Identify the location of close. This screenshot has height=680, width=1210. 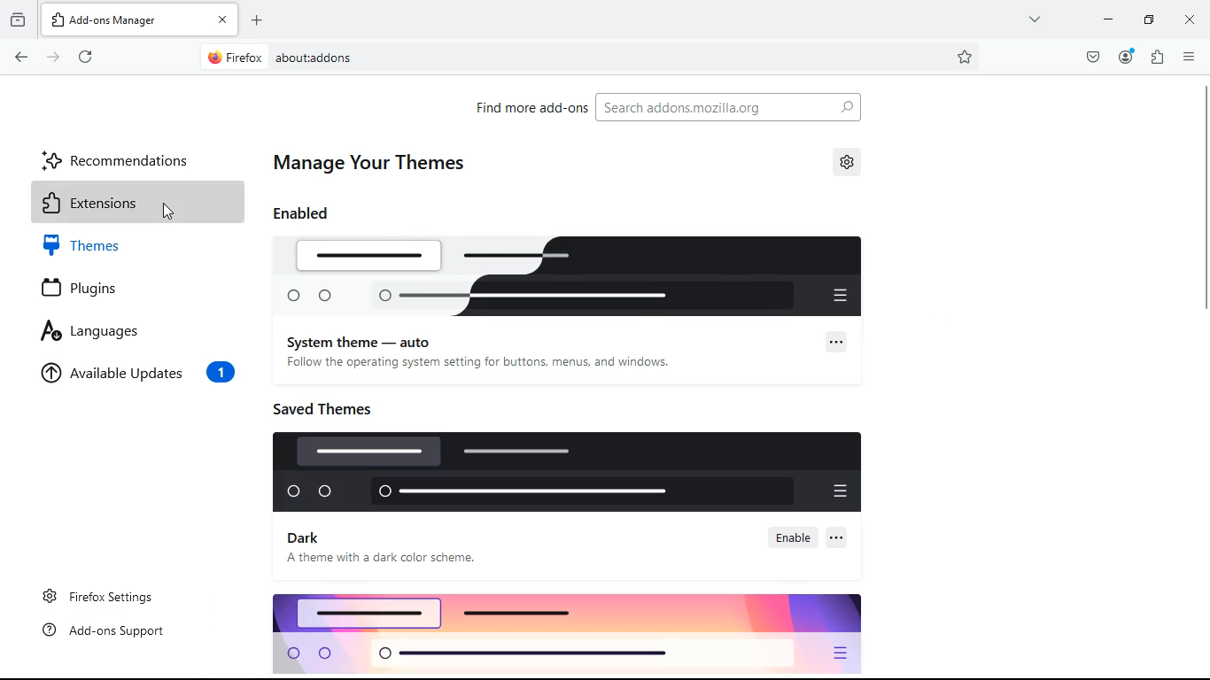
(1194, 19).